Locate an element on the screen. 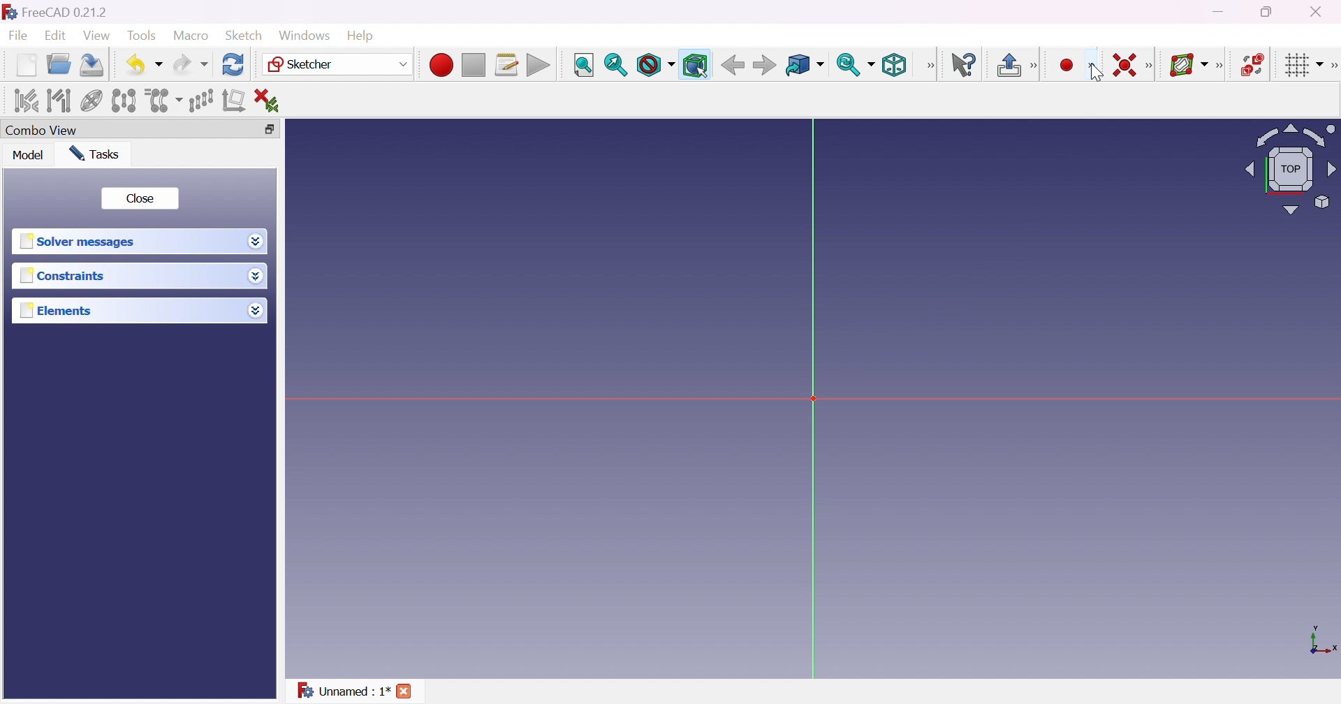 The image size is (1341, 704). Edit is located at coordinates (54, 37).